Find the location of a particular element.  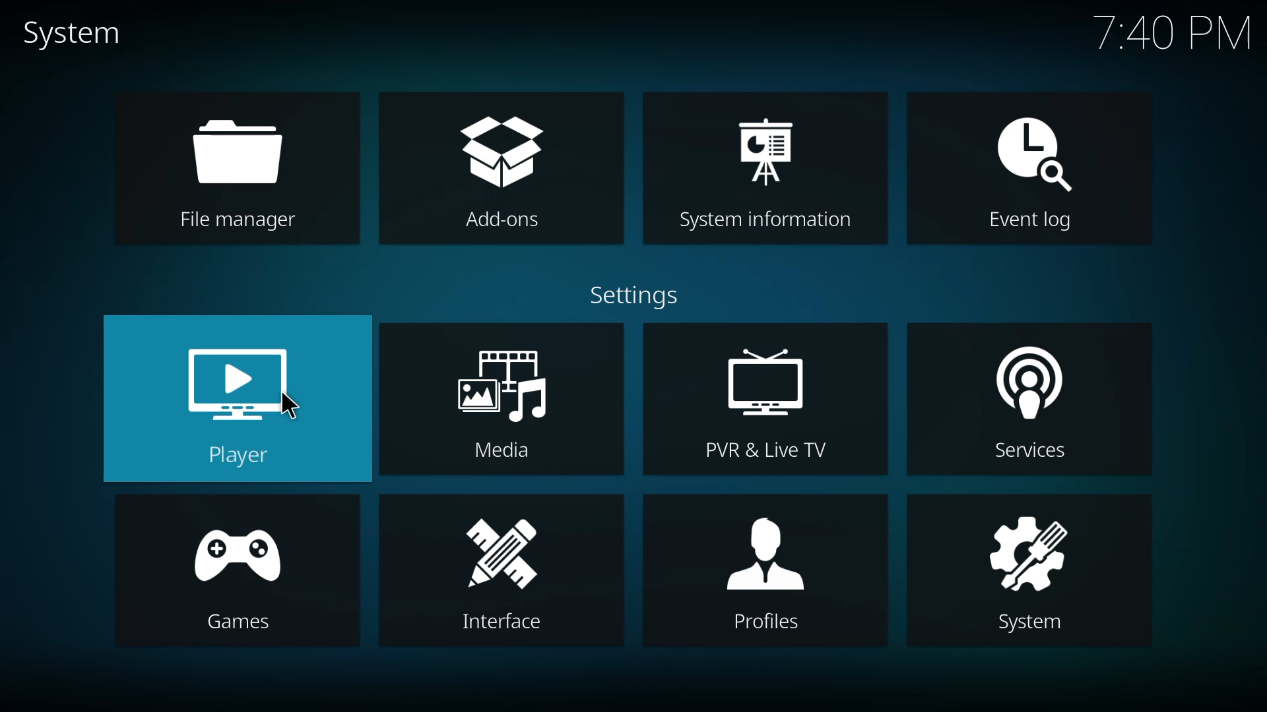

interface is located at coordinates (501, 574).